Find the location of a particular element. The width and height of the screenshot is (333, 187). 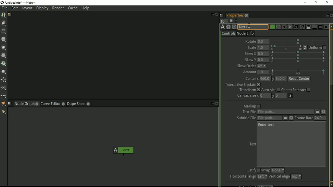

Undo is located at coordinates (284, 27).